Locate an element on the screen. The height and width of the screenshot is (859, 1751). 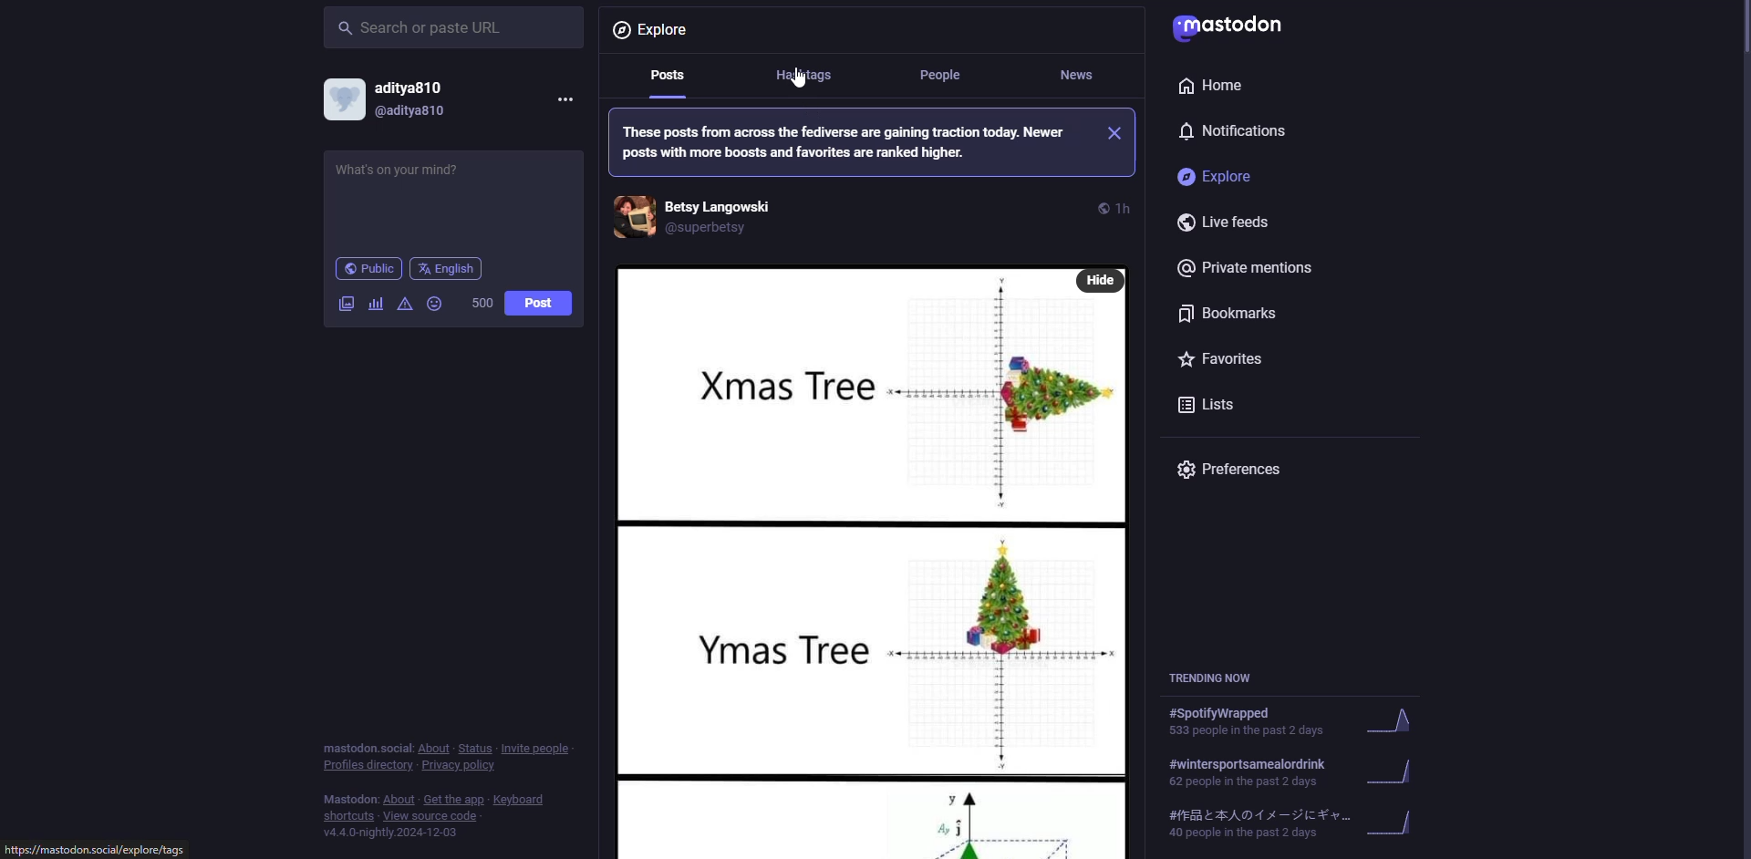
image is located at coordinates (347, 305).